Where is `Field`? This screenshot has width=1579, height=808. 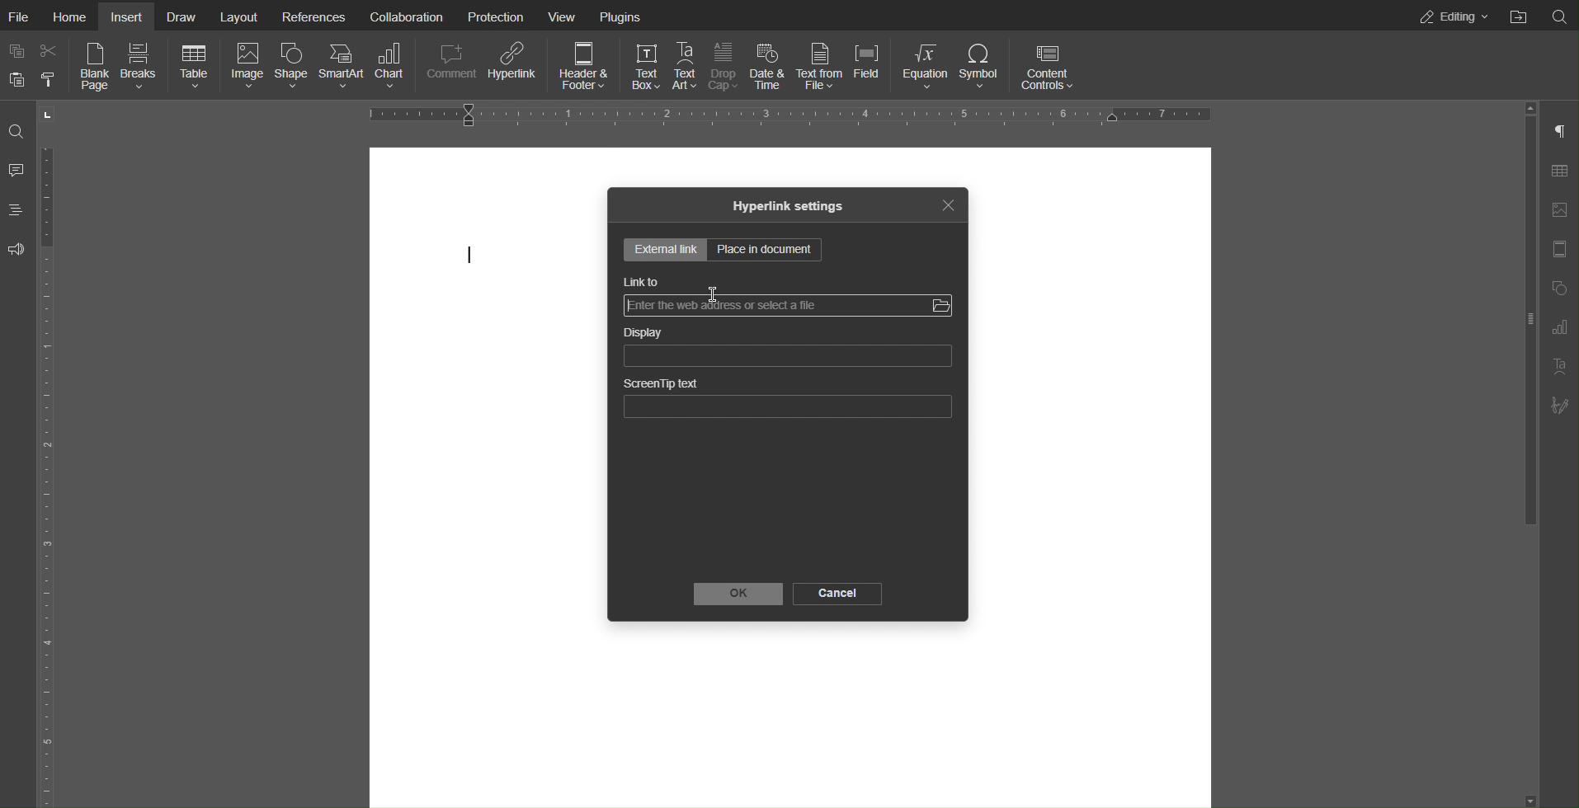 Field is located at coordinates (868, 67).